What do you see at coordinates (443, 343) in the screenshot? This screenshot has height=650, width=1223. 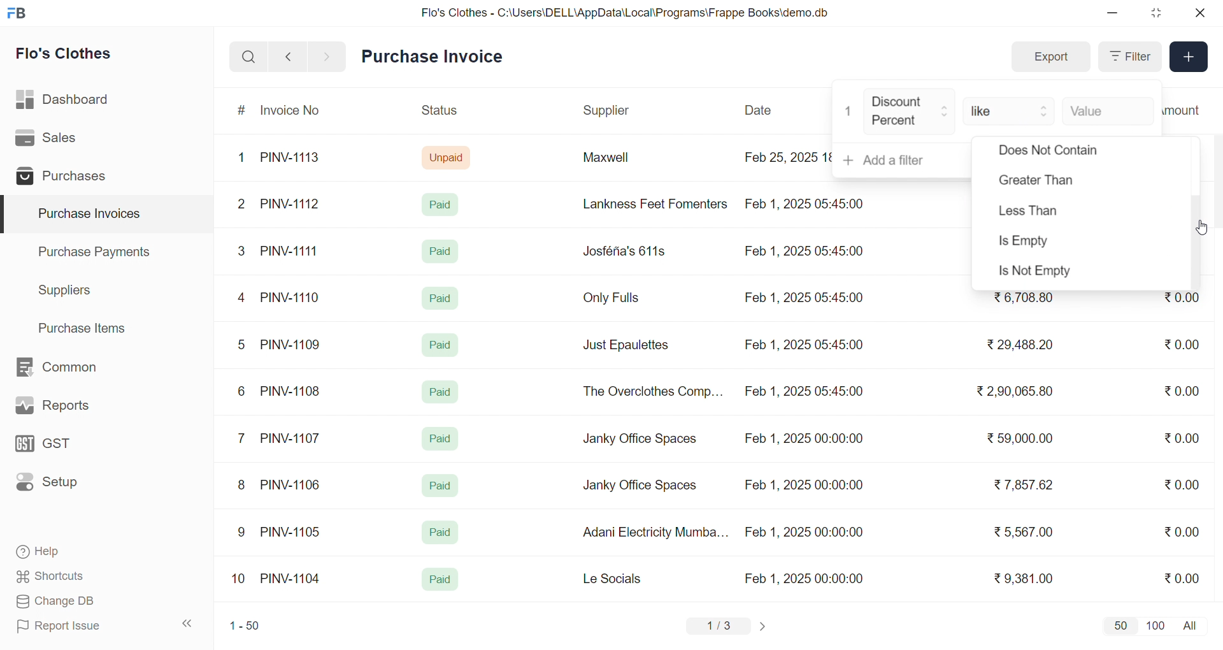 I see `Paid` at bounding box center [443, 343].